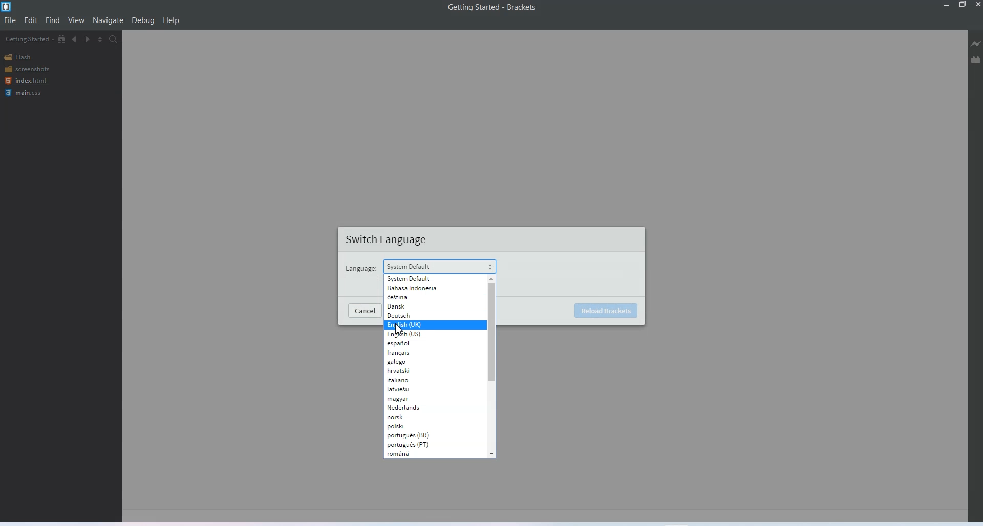 Image resolution: width=983 pixels, height=526 pixels. Describe the element at coordinates (425, 380) in the screenshot. I see `Italiano` at that location.